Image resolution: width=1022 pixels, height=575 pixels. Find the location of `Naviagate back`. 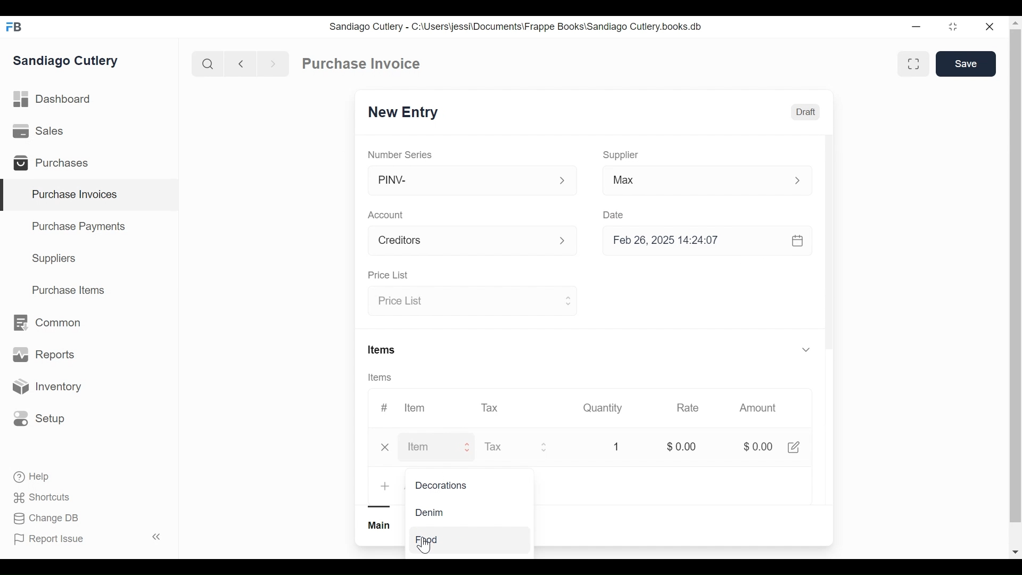

Naviagate back is located at coordinates (241, 63).